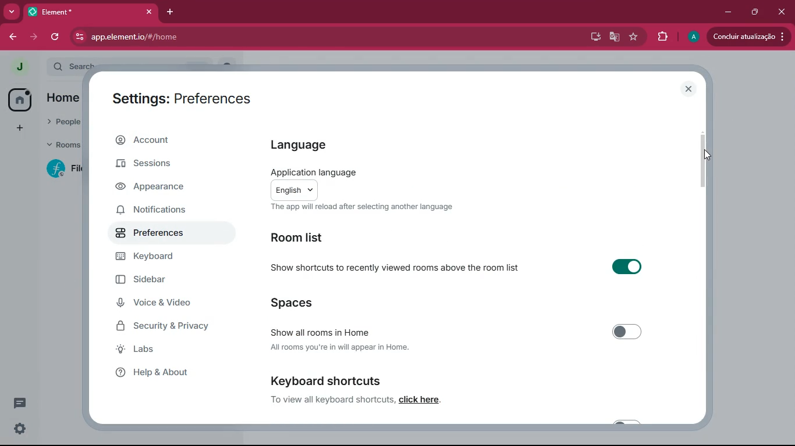 The height and width of the screenshot is (446, 795). I want to click on sidebar, so click(151, 279).